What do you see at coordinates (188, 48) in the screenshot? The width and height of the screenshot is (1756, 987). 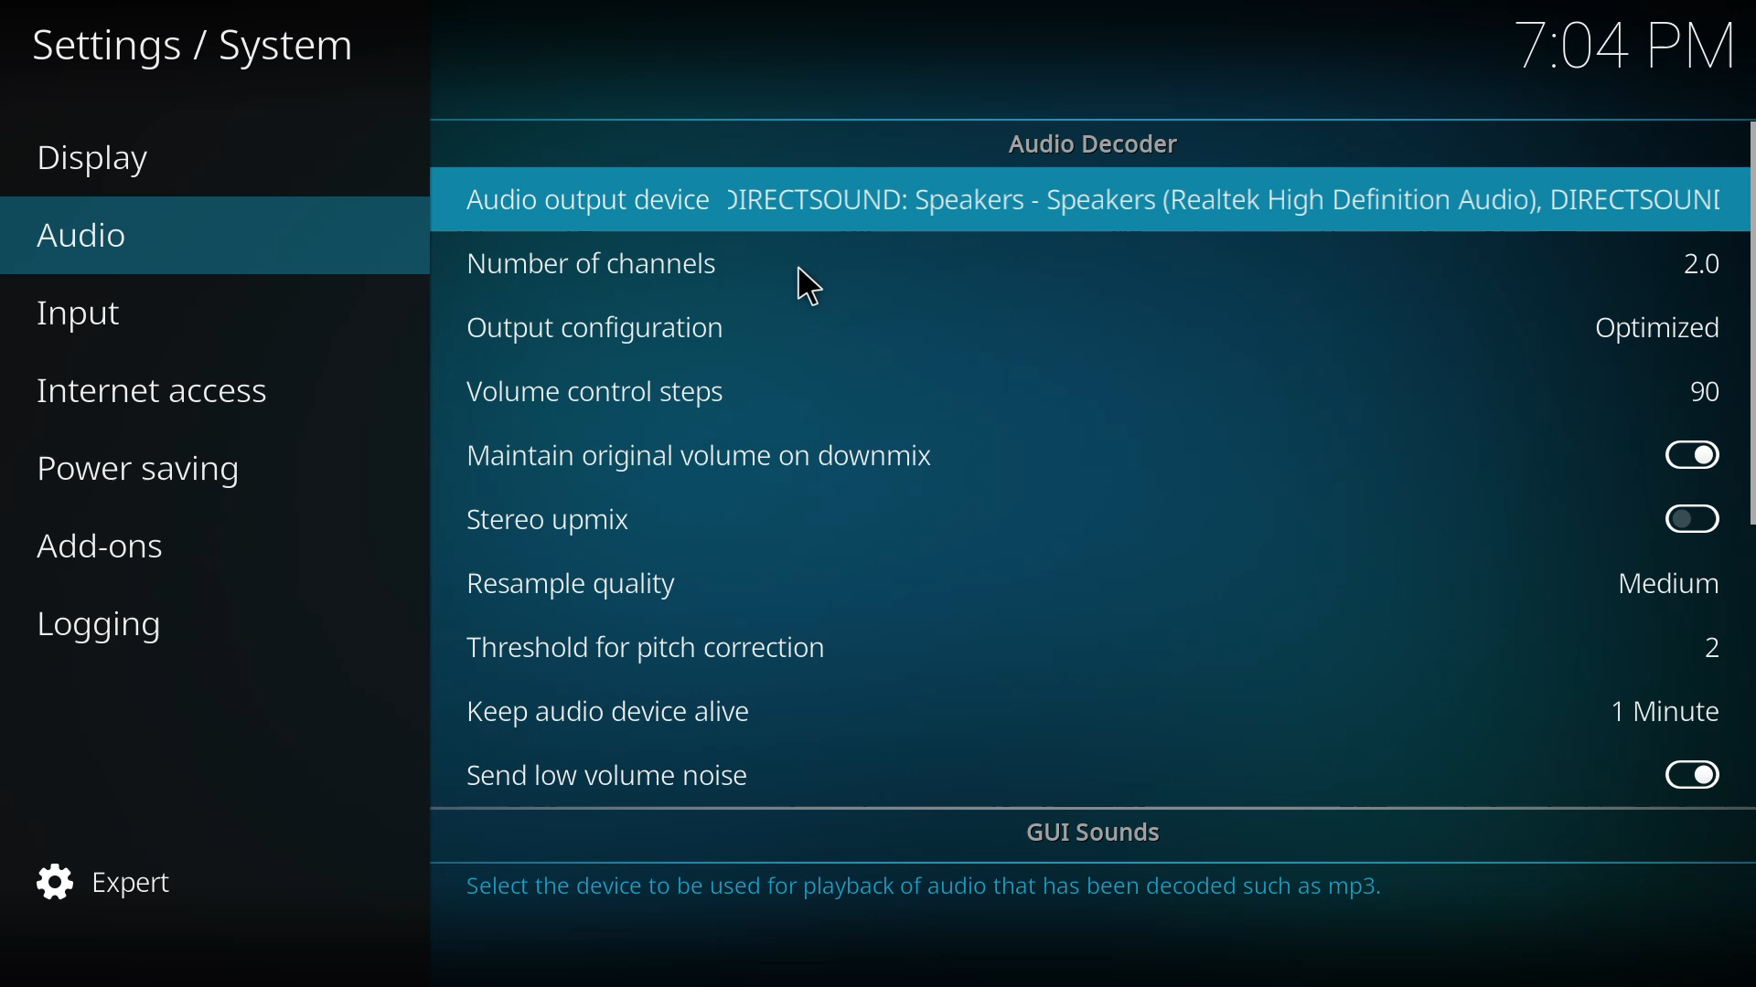 I see `settings/system` at bounding box center [188, 48].